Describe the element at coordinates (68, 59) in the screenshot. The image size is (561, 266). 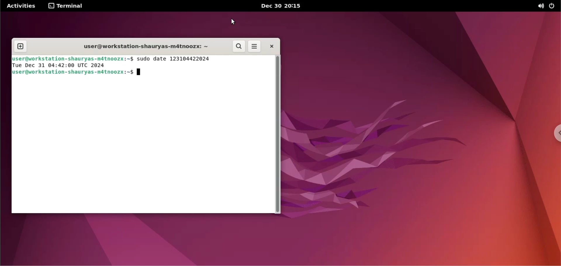
I see `Blluser@workstation-shauryas-mdtnoozx:` at that location.